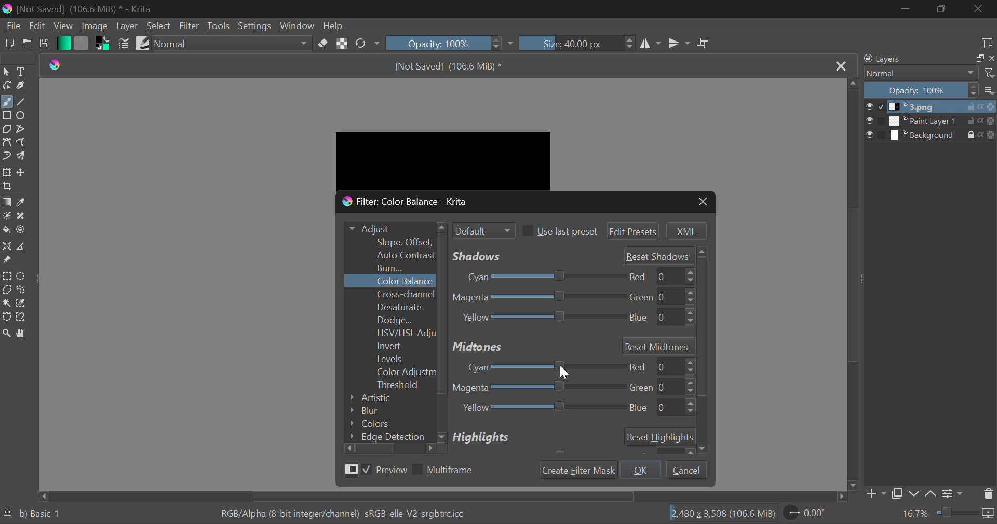 This screenshot has height=524, width=997. I want to click on RGB/Alpha (8-bit integer/channel) sRGB-elle-V2-srgbtrc.icc, so click(351, 514).